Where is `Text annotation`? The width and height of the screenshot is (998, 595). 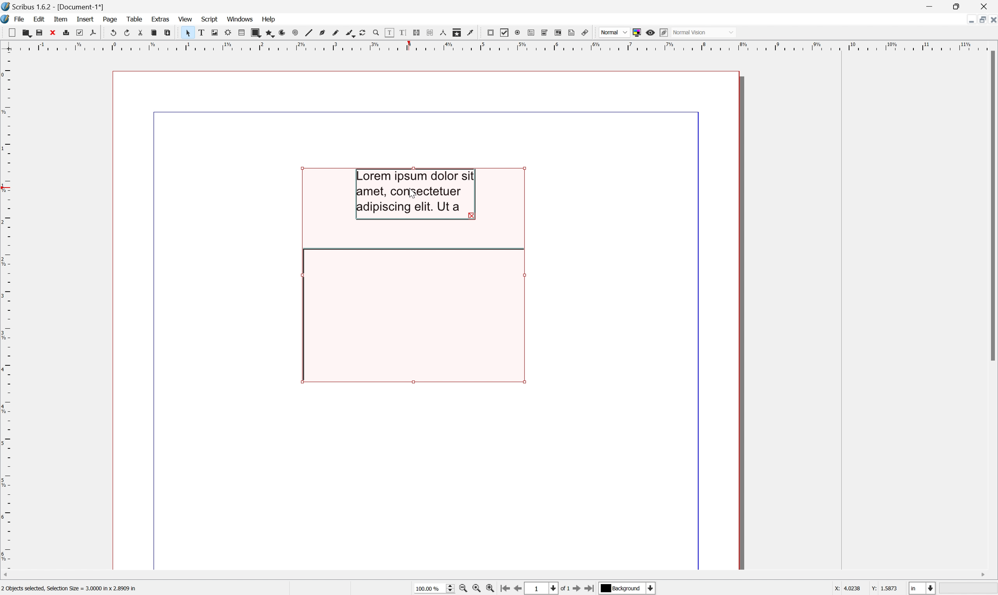 Text annotation is located at coordinates (573, 33).